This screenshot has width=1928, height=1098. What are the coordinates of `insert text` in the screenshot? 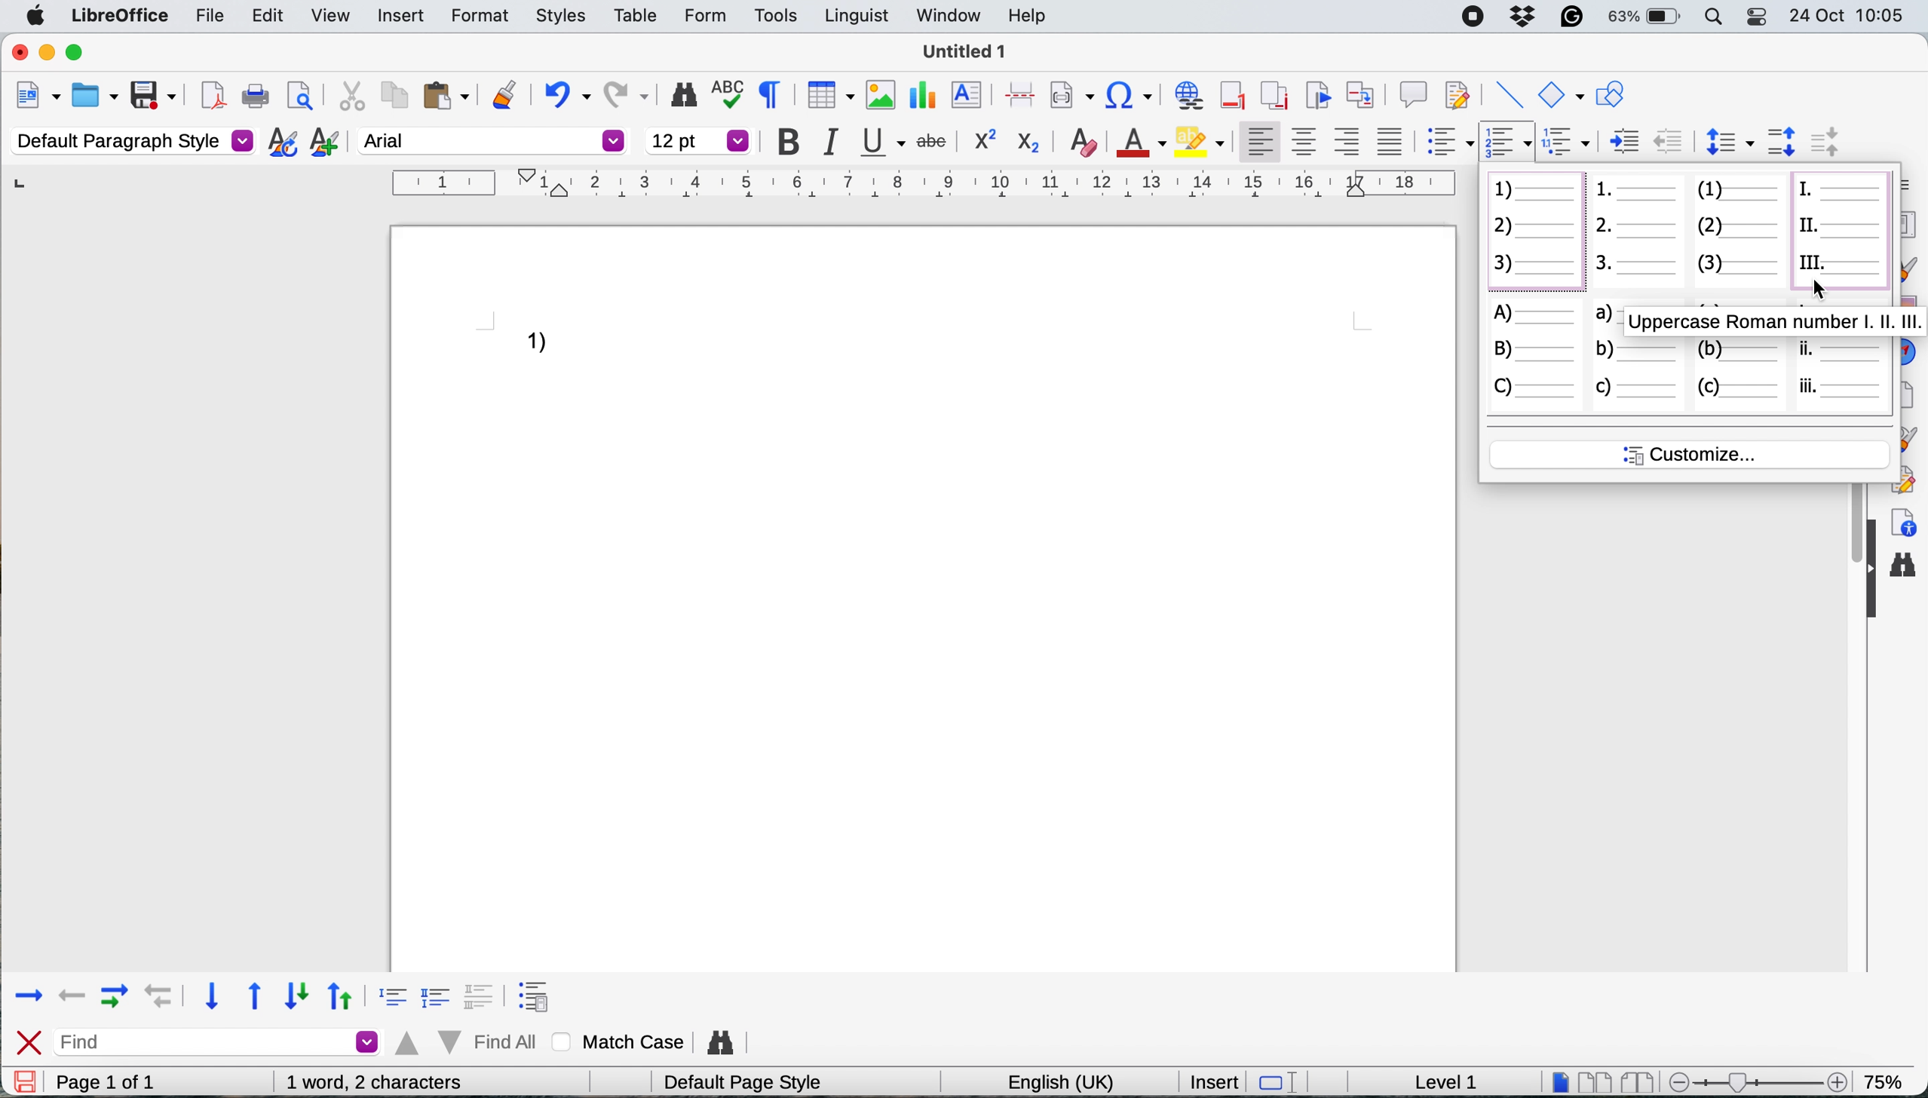 It's located at (969, 96).